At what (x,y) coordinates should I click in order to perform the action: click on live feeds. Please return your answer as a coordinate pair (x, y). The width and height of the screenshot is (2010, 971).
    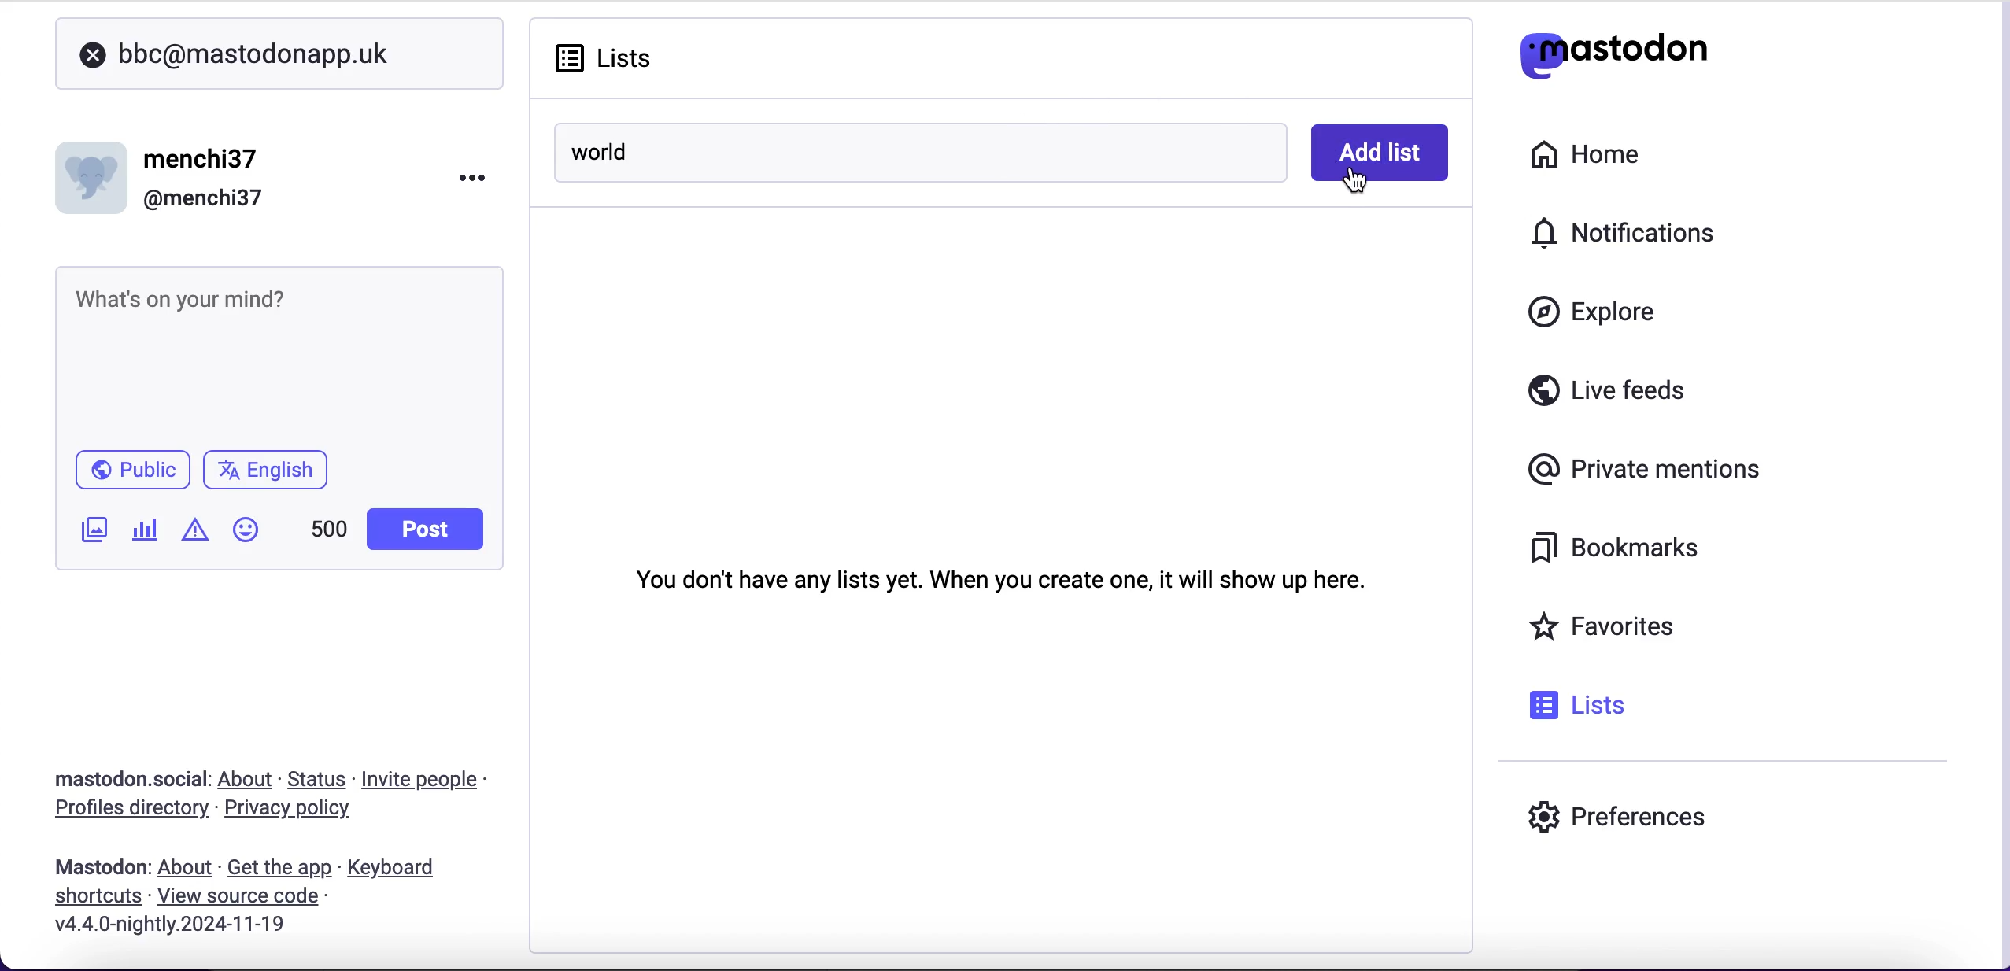
    Looking at the image, I should click on (1608, 396).